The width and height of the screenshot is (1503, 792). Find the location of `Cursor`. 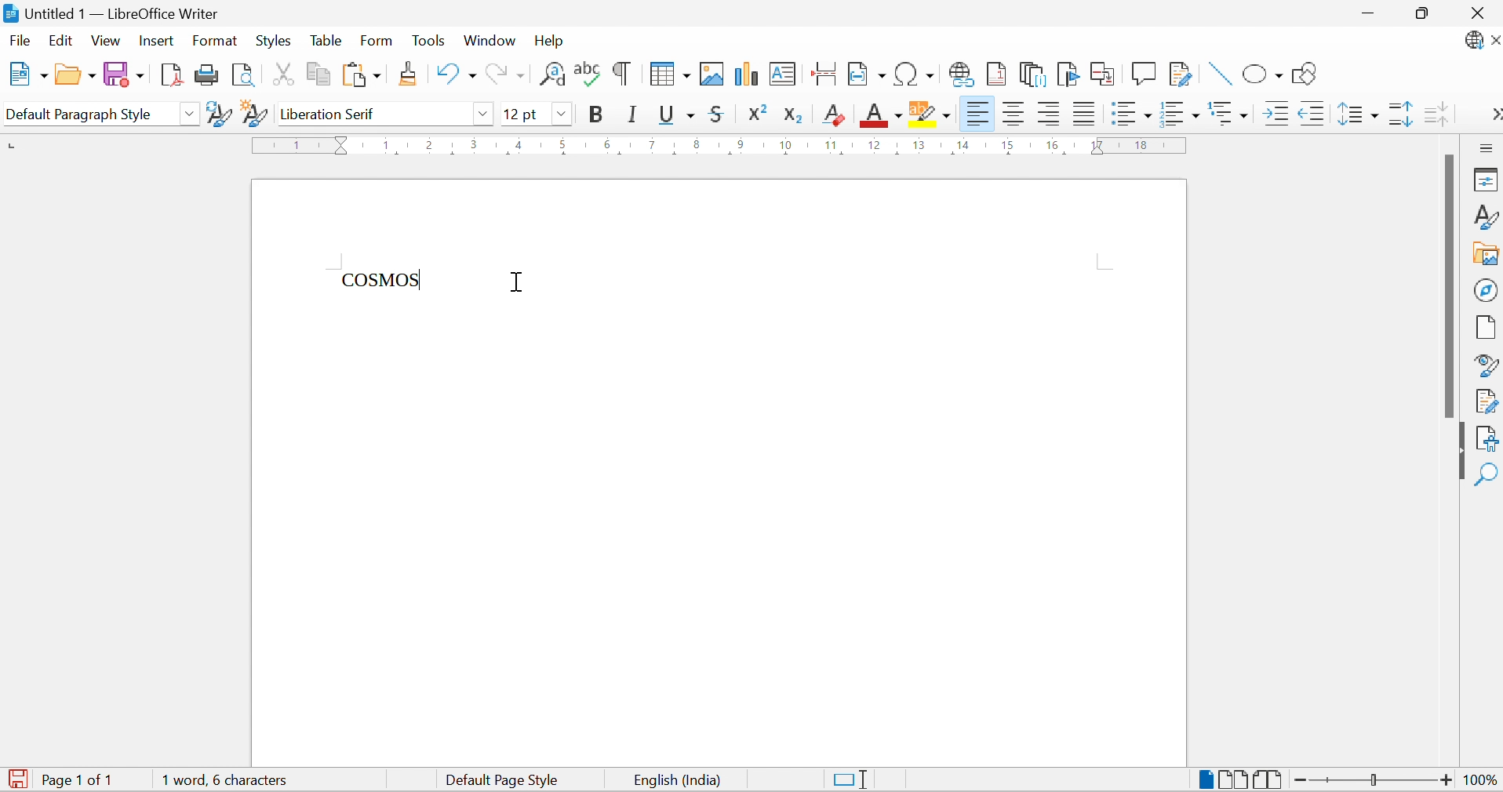

Cursor is located at coordinates (520, 283).